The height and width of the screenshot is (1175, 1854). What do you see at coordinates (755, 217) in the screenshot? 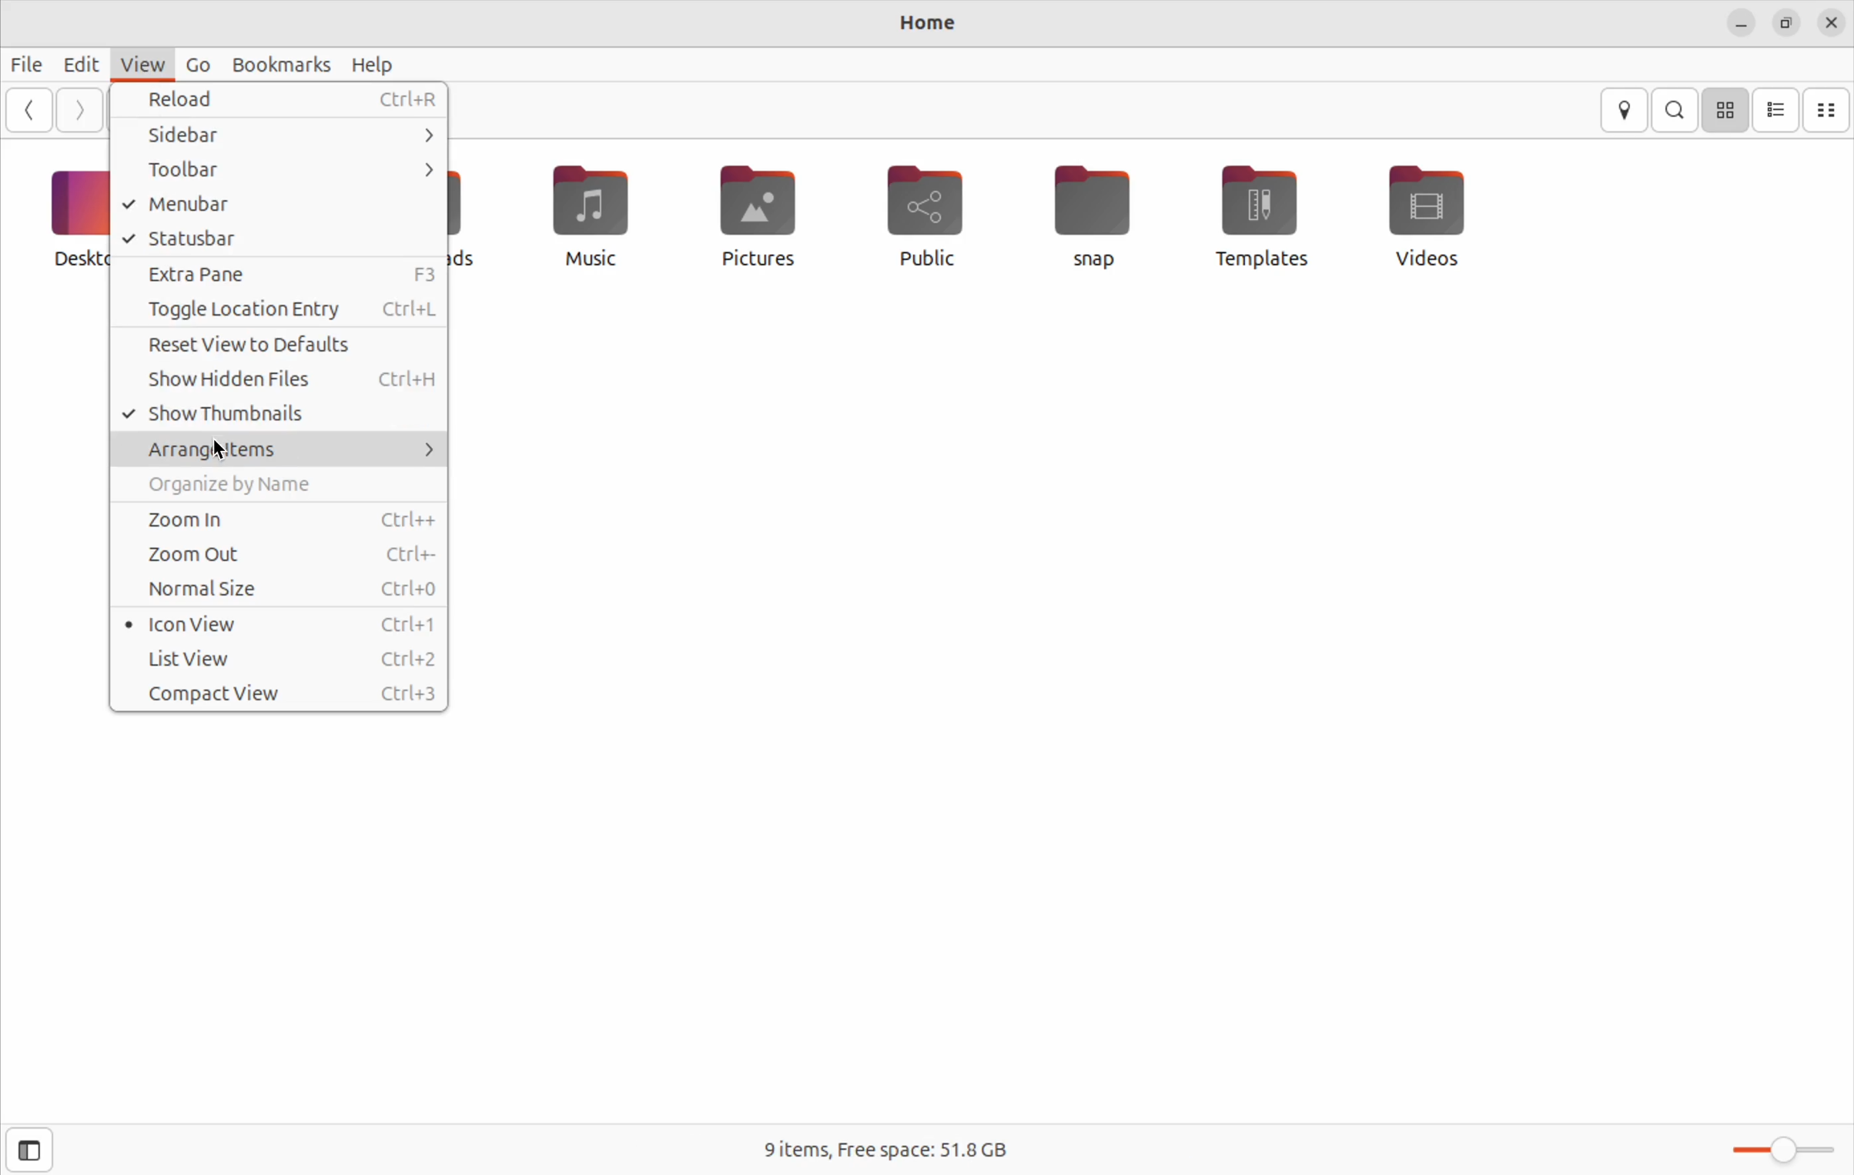
I see `pictures` at bounding box center [755, 217].